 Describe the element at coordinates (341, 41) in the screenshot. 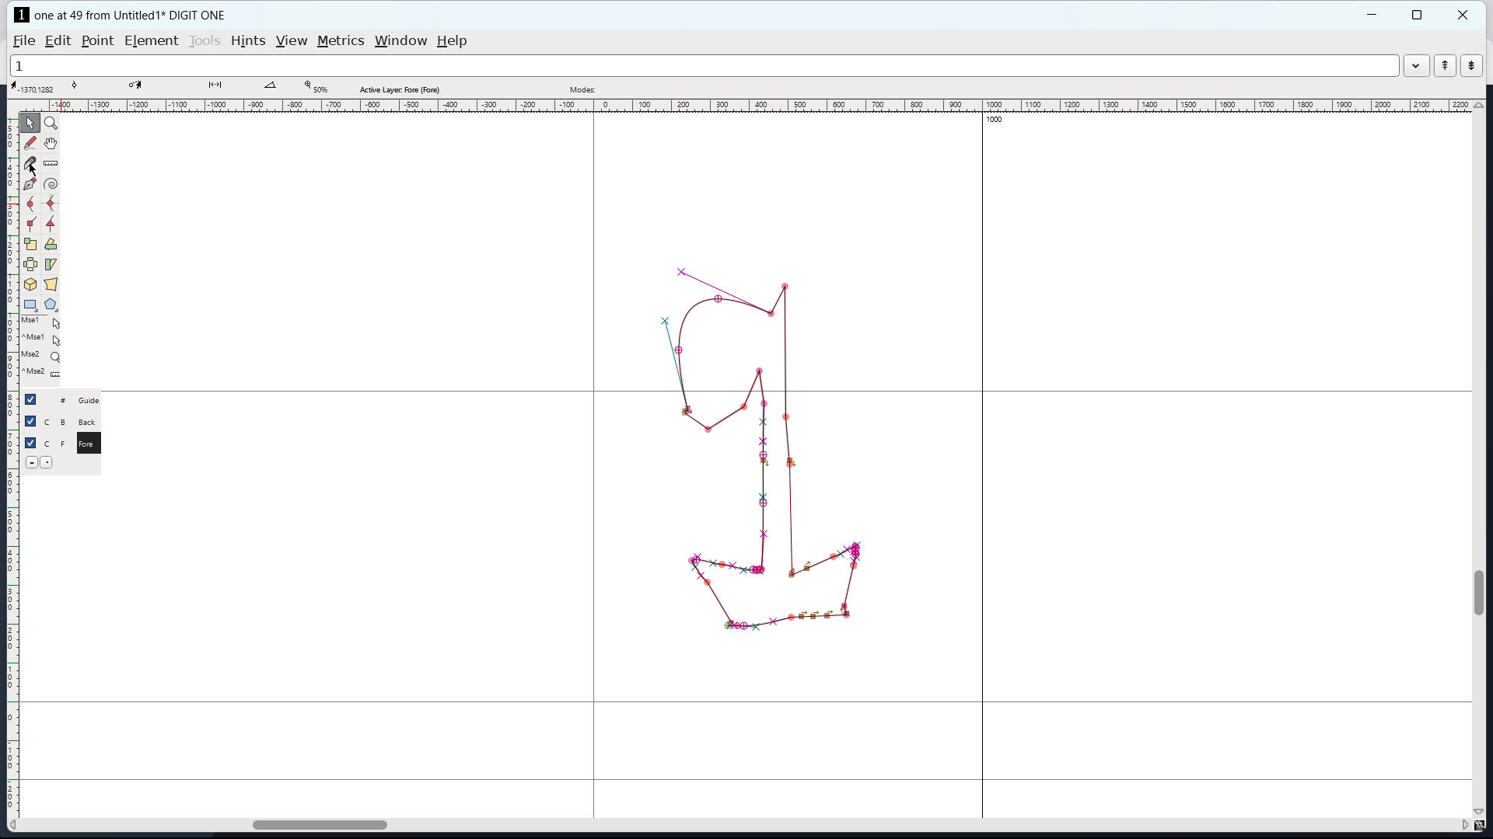

I see `metrics` at that location.